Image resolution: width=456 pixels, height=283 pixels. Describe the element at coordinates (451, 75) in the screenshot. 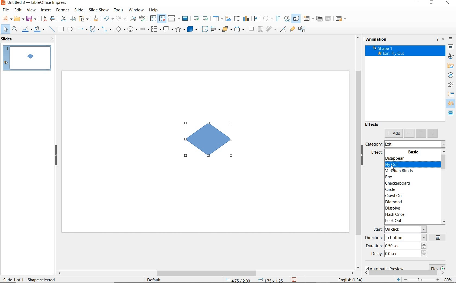

I see `navigator` at that location.